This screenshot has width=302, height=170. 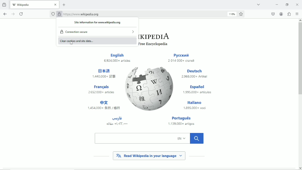 What do you see at coordinates (281, 14) in the screenshot?
I see `account` at bounding box center [281, 14].